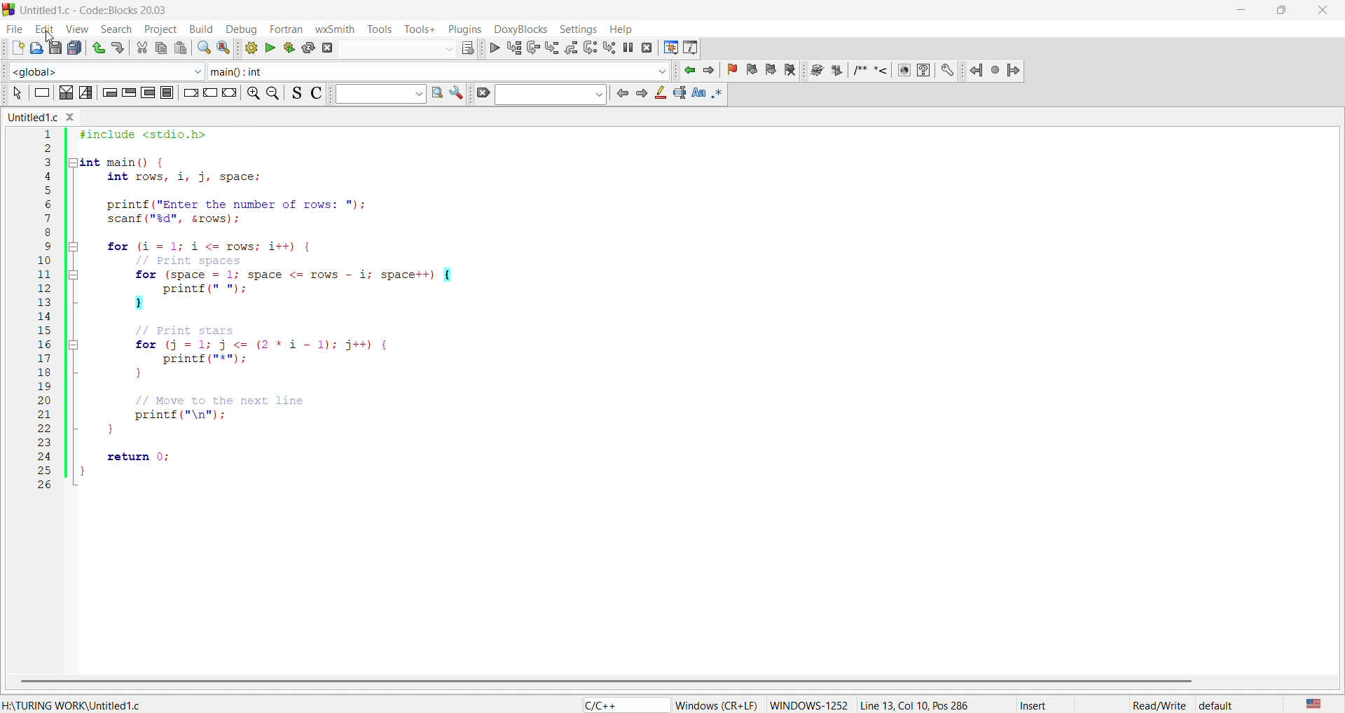 The image size is (1345, 713). I want to click on insert line, so click(881, 72).